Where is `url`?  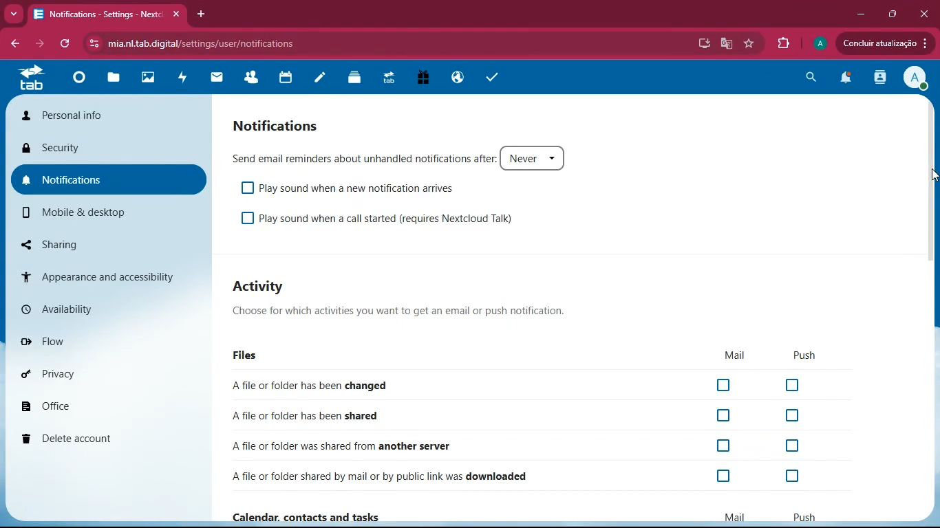 url is located at coordinates (231, 43).